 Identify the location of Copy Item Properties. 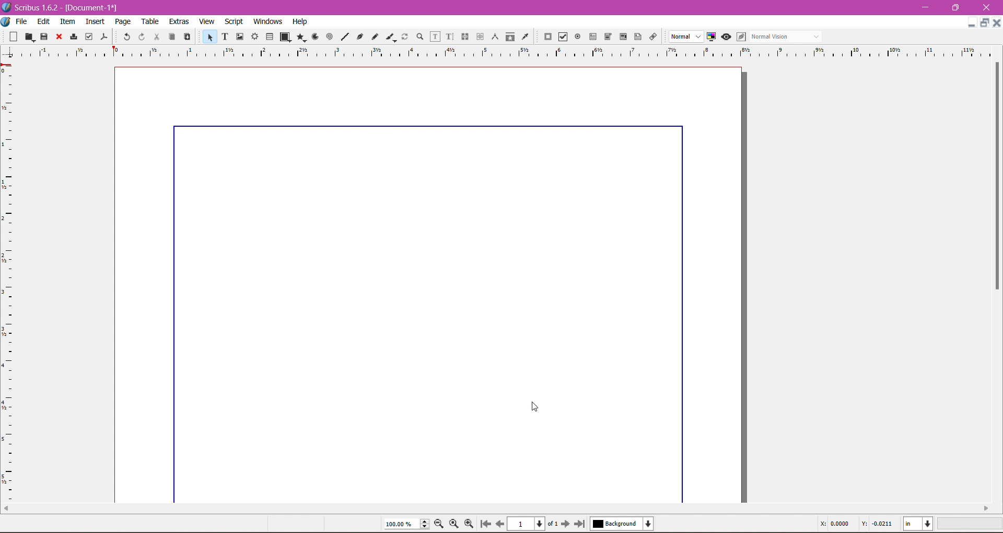
(510, 37).